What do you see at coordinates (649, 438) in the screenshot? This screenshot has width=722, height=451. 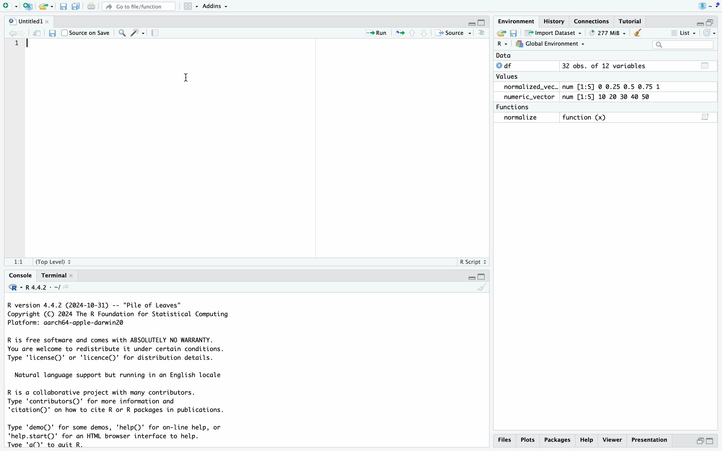 I see `Presentation` at bounding box center [649, 438].